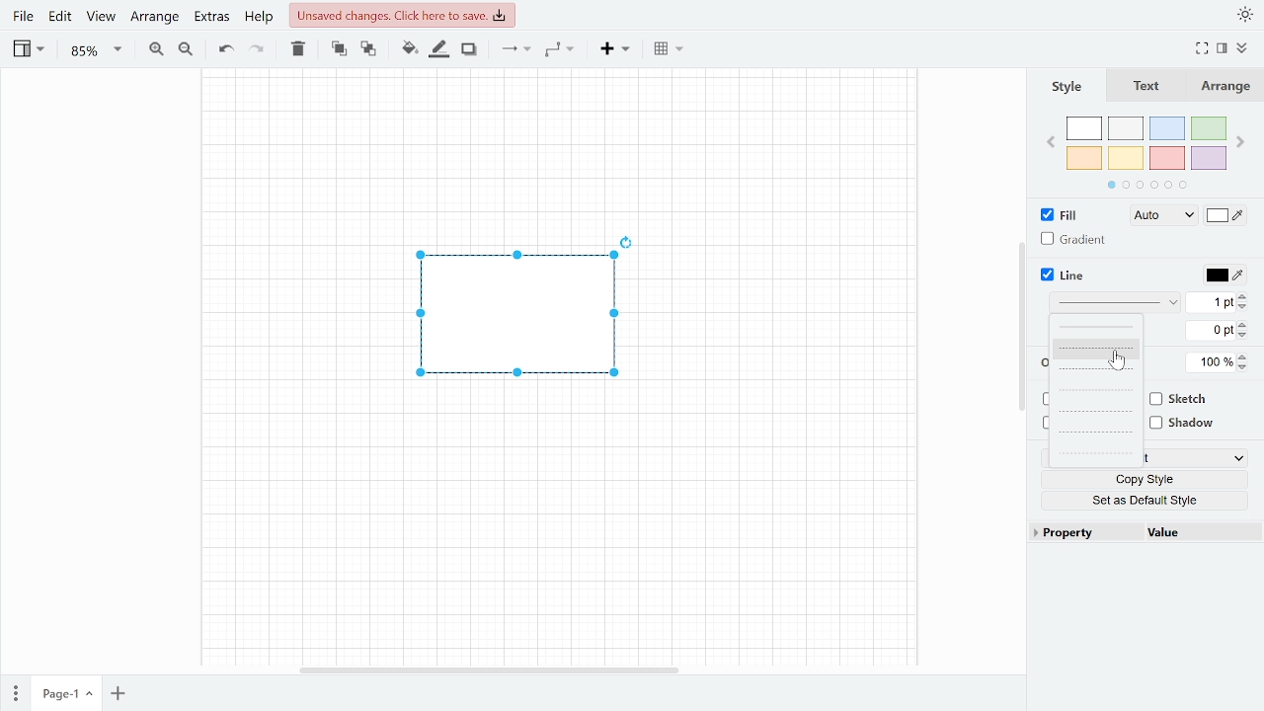 This screenshot has width=1264, height=711. Describe the element at coordinates (1244, 307) in the screenshot. I see `Decrease linewidth` at that location.